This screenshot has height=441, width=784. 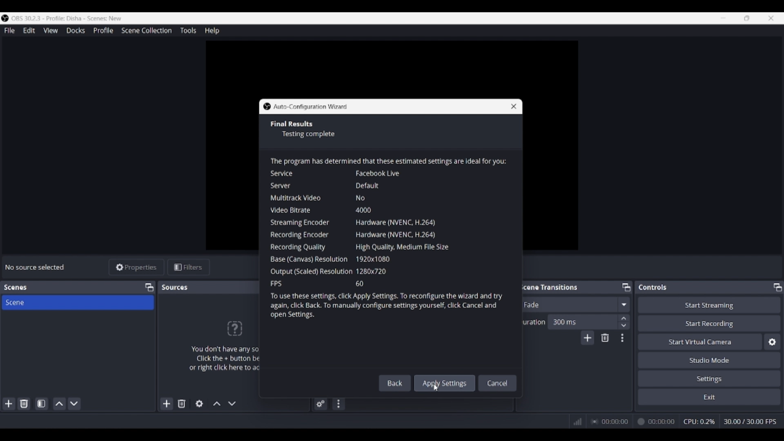 I want to click on Move source down, so click(x=232, y=403).